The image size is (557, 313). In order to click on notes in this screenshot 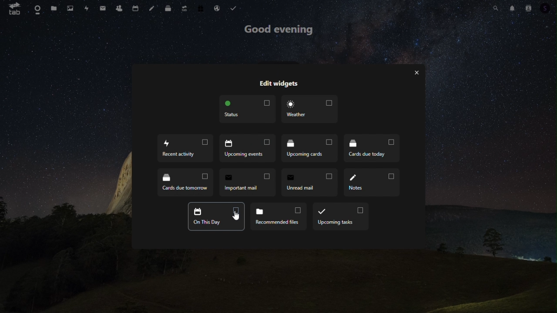, I will do `click(151, 8)`.